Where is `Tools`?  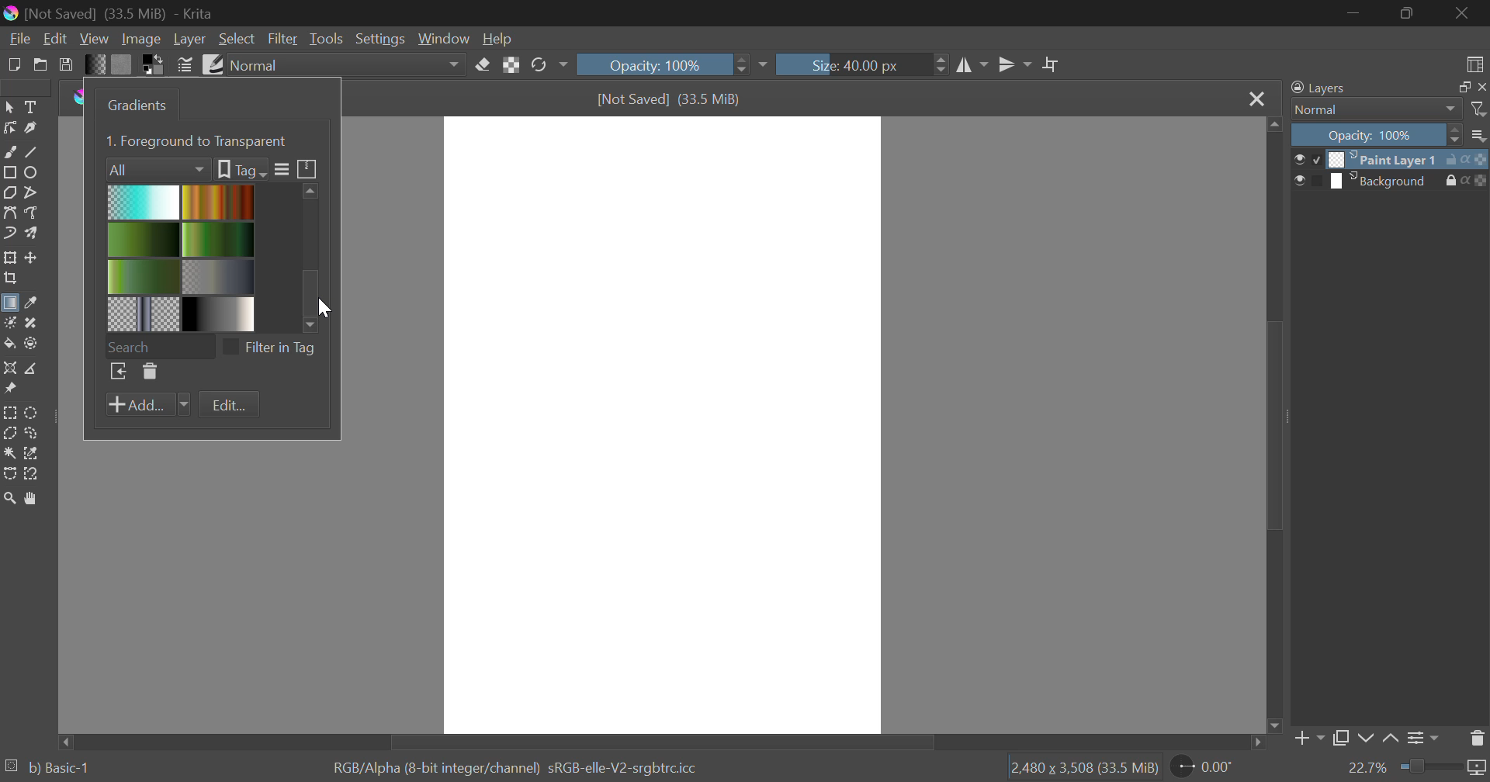 Tools is located at coordinates (326, 39).